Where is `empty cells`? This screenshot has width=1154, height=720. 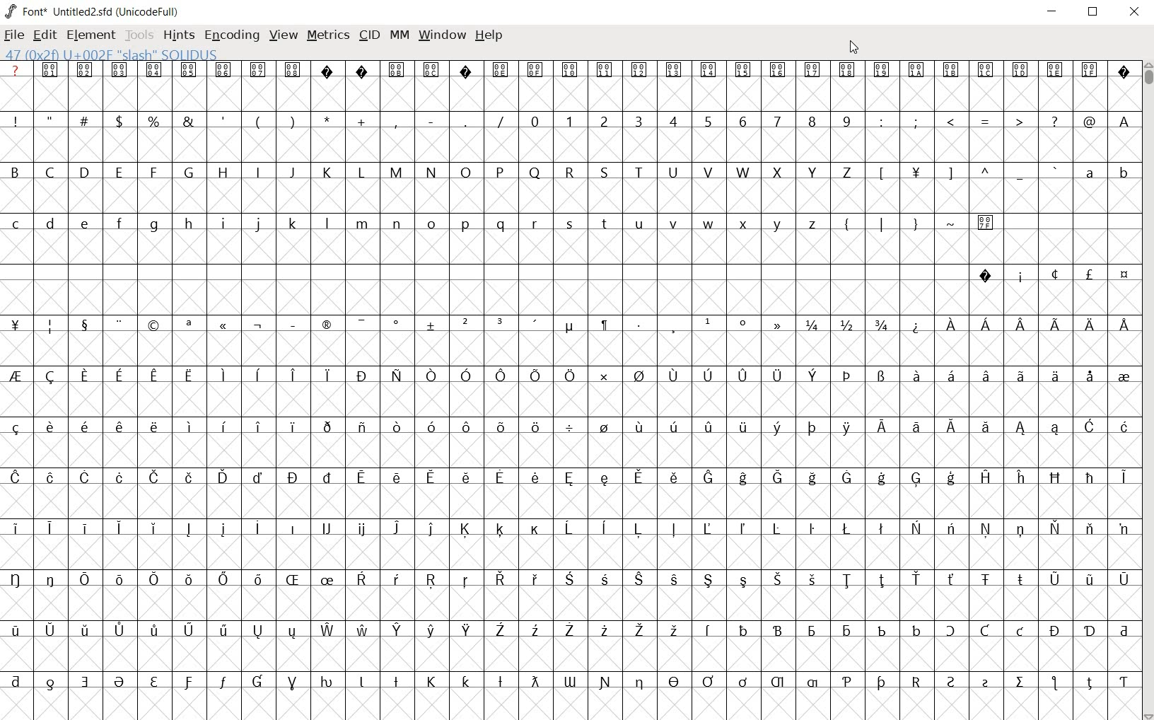
empty cells is located at coordinates (571, 95).